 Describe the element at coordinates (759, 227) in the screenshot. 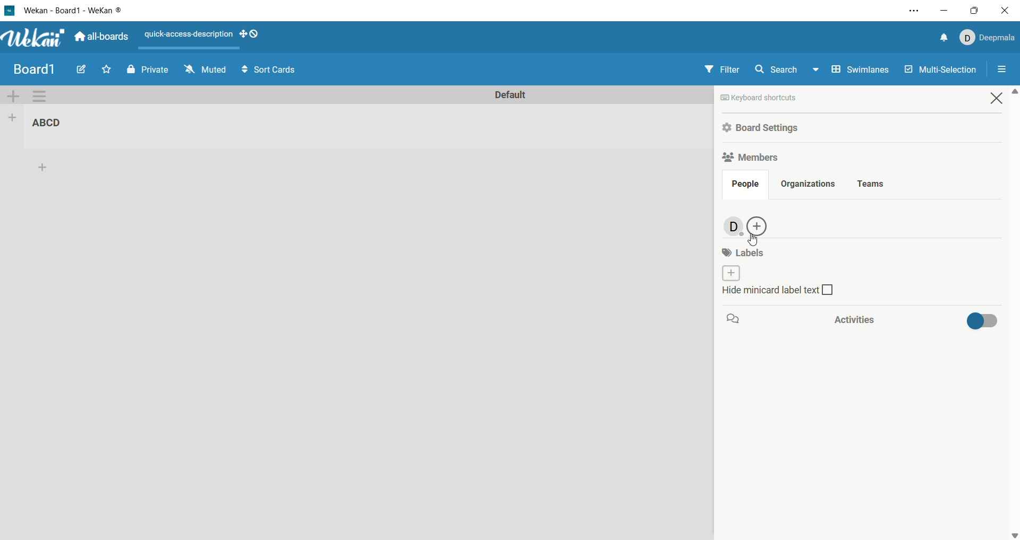

I see `add people` at that location.